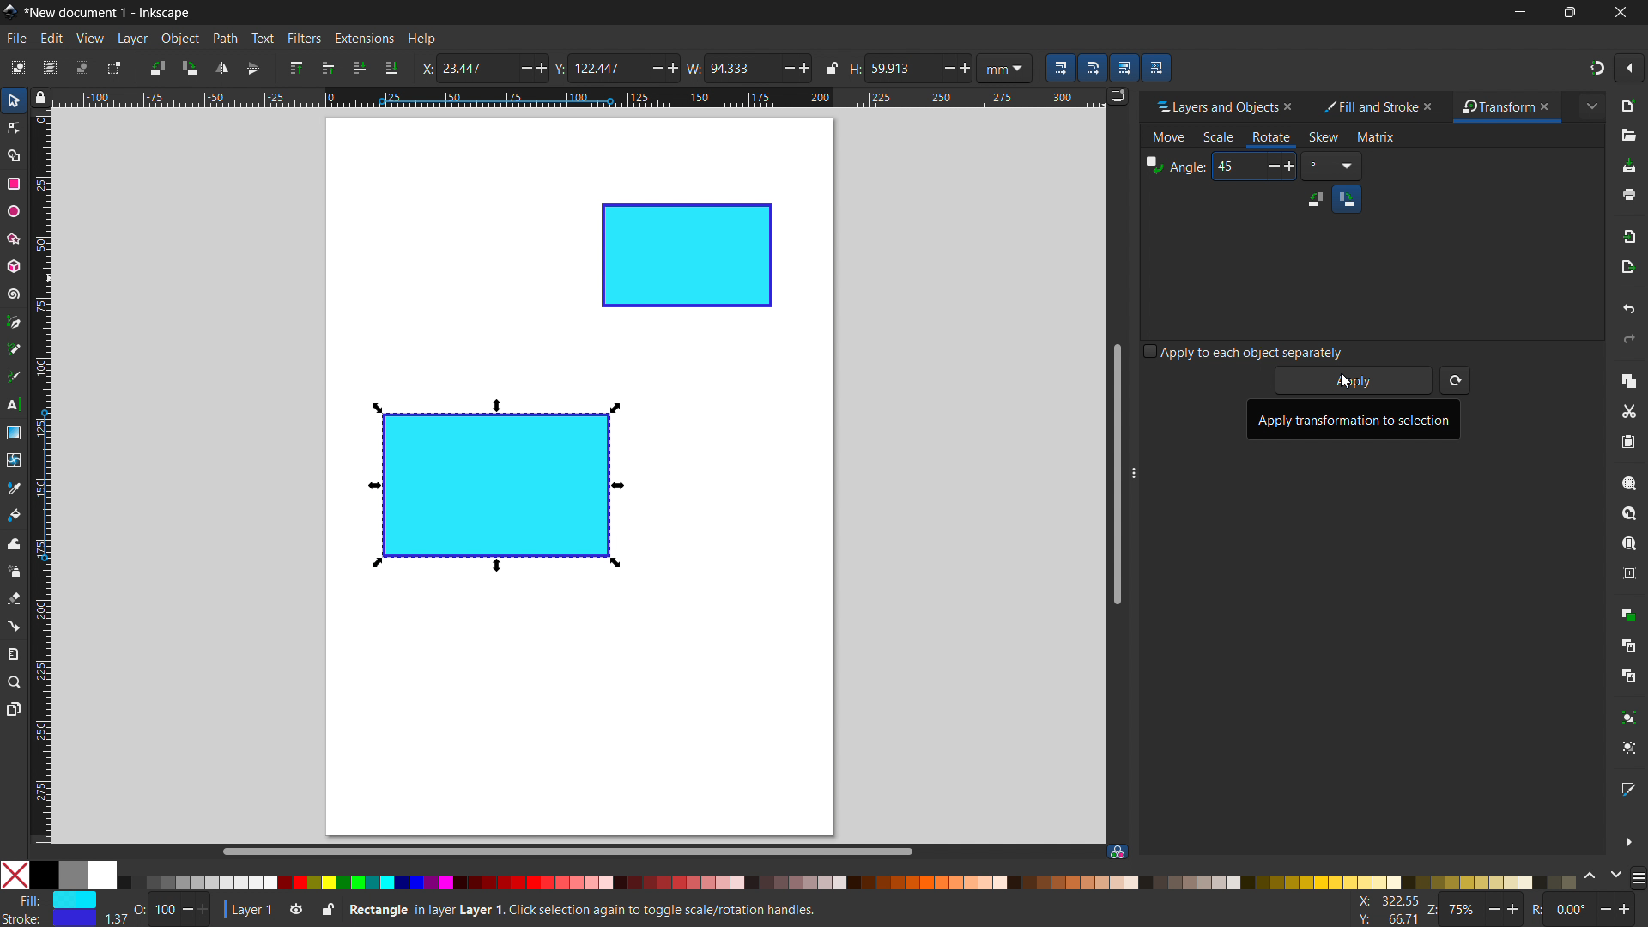  I want to click on zoom center page, so click(1629, 573).